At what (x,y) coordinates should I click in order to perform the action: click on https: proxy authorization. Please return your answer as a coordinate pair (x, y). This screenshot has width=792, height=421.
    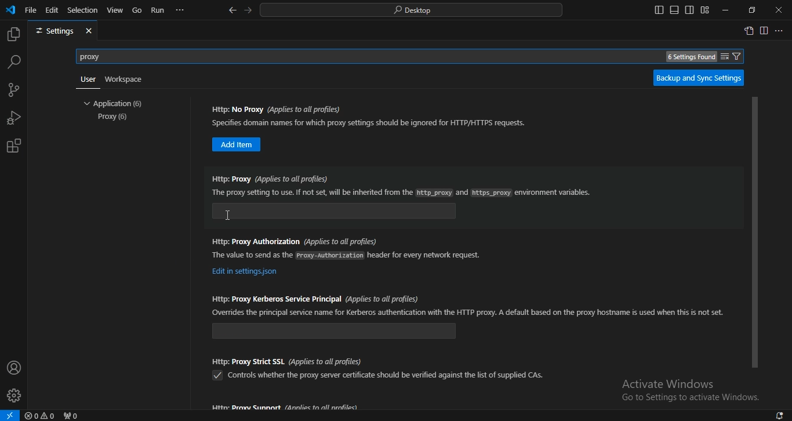
    Looking at the image, I should click on (294, 241).